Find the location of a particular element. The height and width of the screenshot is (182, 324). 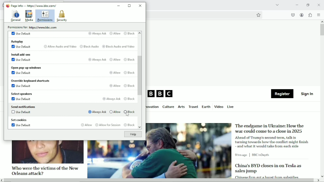

Ahead of Trump's second term, talk is turning towards how the conflict might finish and what it would take from each side is located at coordinates (273, 142).